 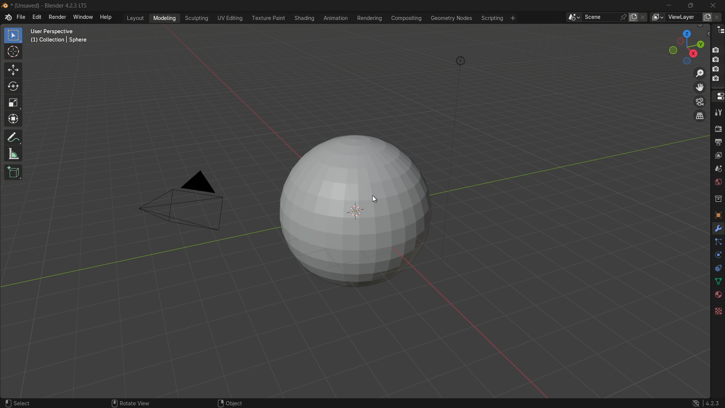 What do you see at coordinates (350, 213) in the screenshot?
I see `sphere` at bounding box center [350, 213].